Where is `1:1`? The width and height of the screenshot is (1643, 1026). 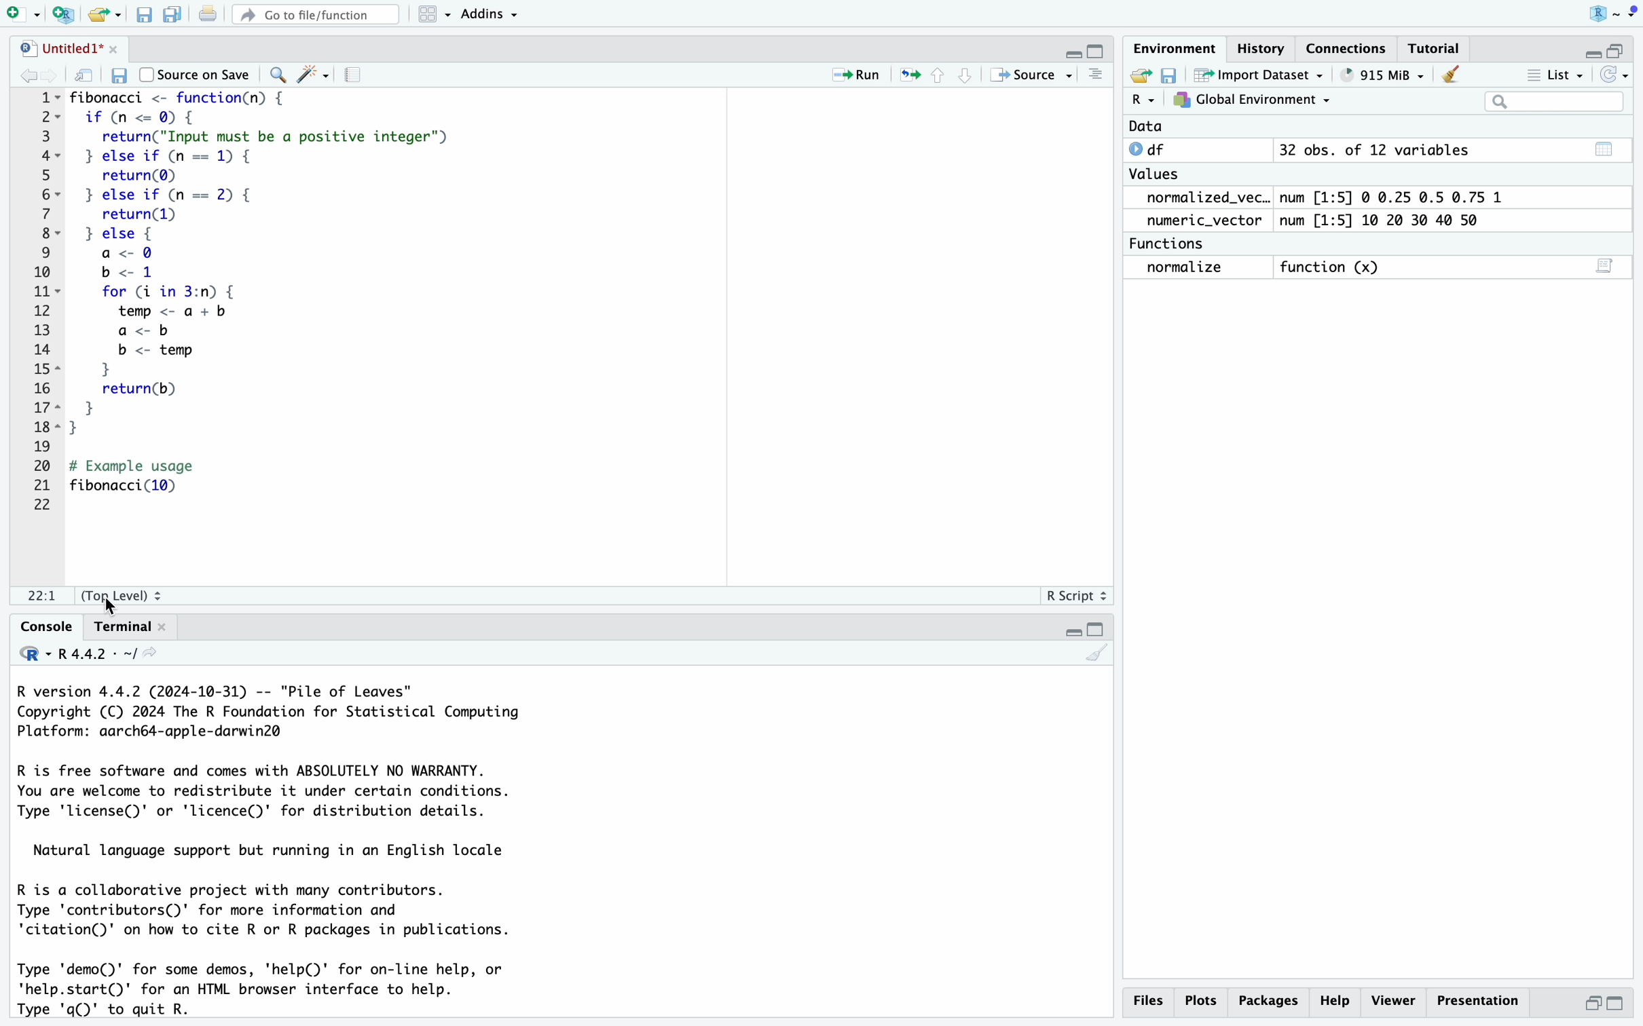
1:1 is located at coordinates (43, 596).